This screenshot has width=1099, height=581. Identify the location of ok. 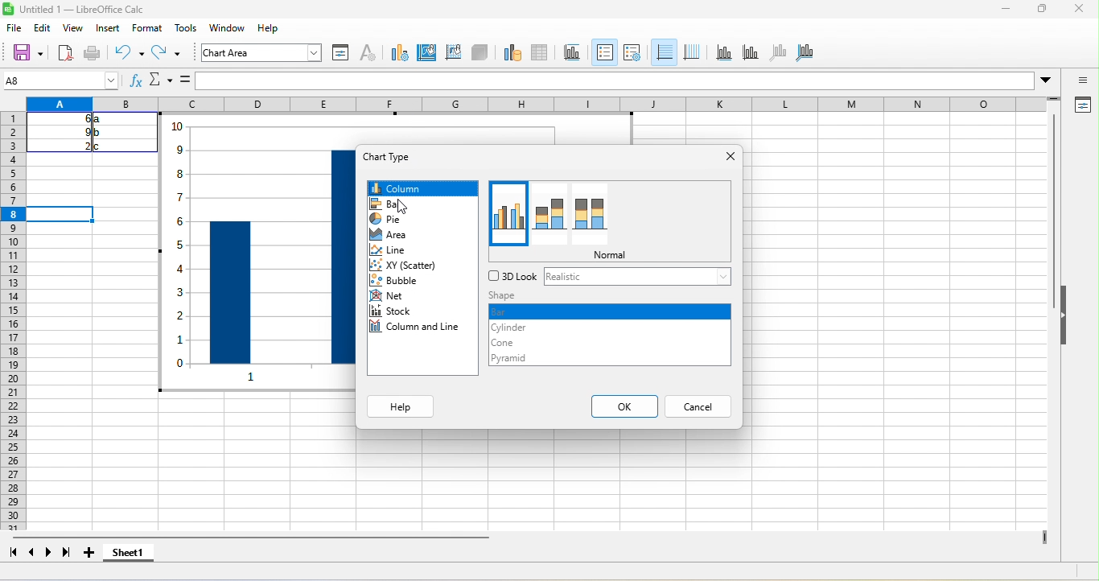
(623, 405).